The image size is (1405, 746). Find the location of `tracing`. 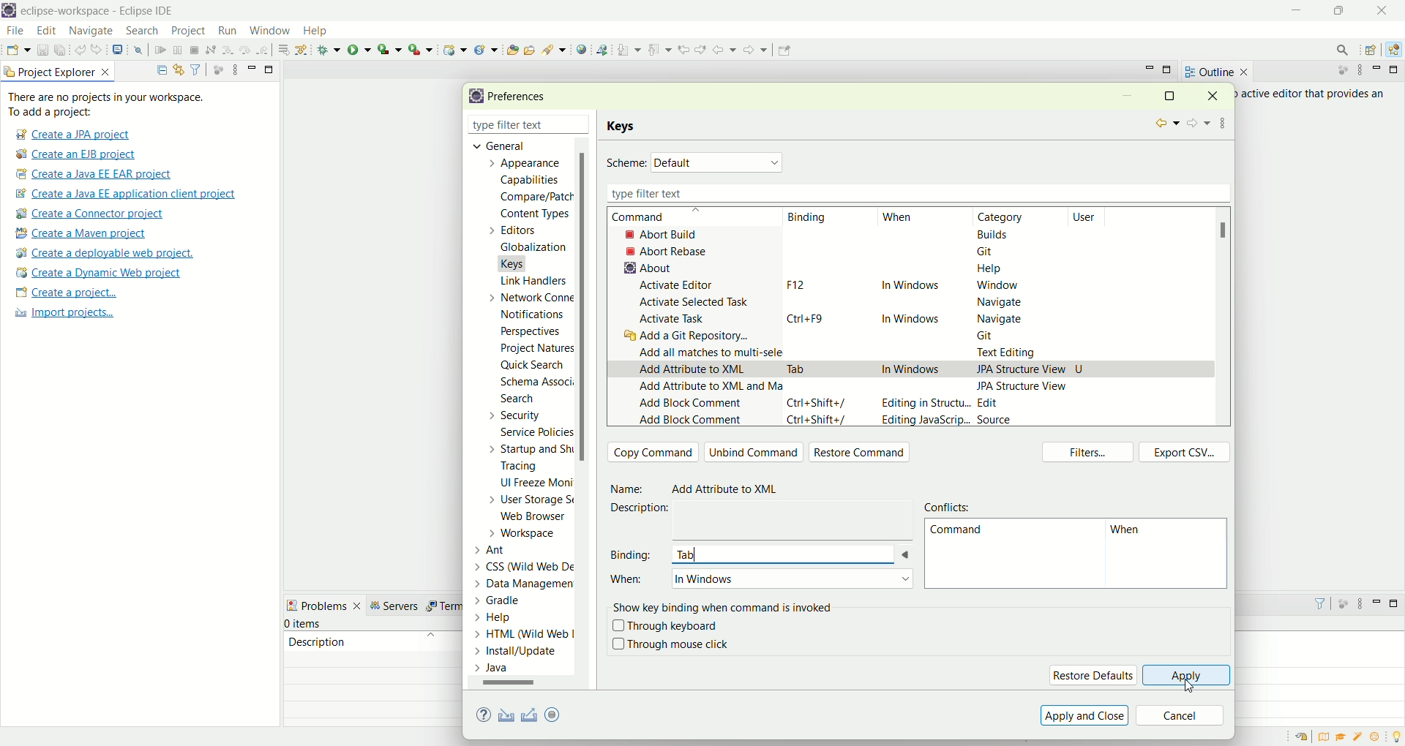

tracing is located at coordinates (529, 467).